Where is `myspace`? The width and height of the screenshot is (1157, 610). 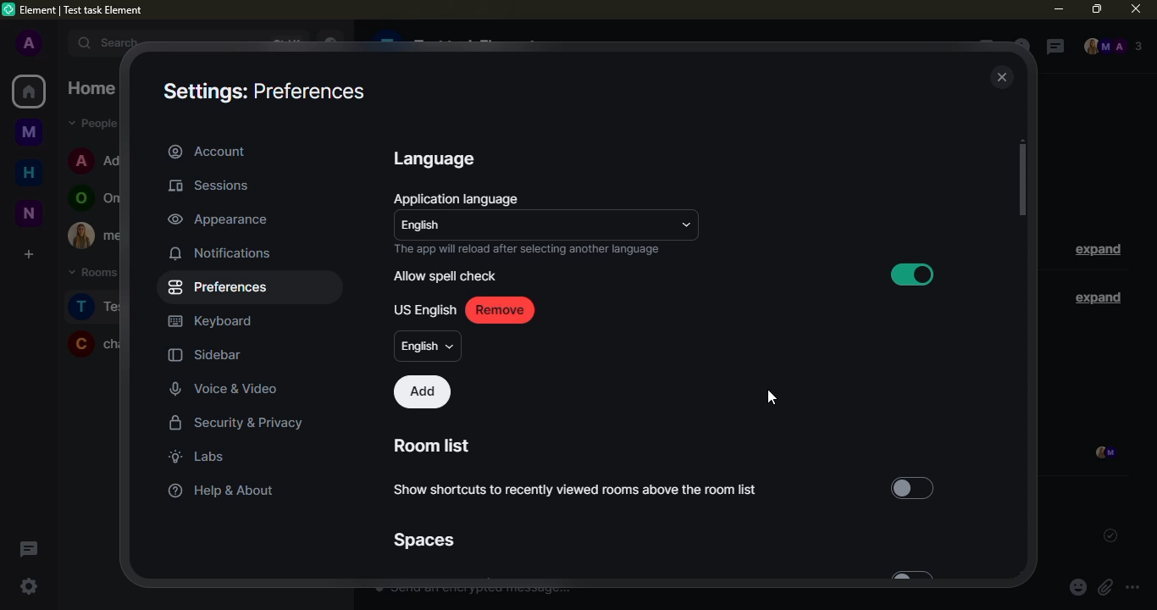
myspace is located at coordinates (30, 130).